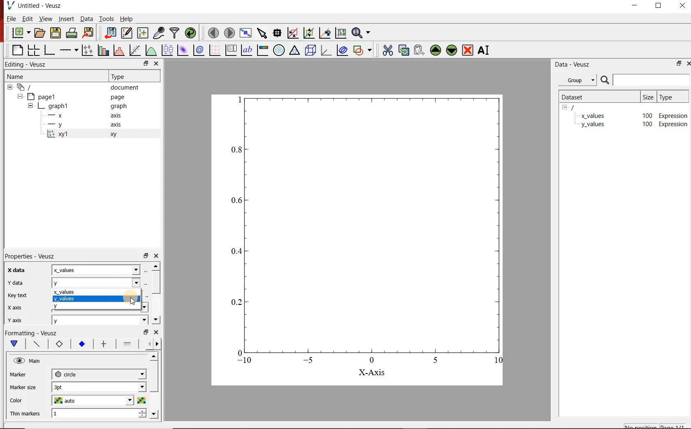 The image size is (691, 429). I want to click on Marker, so click(18, 374).